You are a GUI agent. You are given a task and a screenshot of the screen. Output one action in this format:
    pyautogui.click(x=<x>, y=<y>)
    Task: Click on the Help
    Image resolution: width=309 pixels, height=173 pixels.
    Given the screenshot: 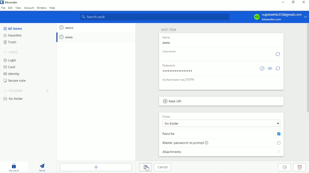 What is the action you would take?
    pyautogui.click(x=53, y=8)
    